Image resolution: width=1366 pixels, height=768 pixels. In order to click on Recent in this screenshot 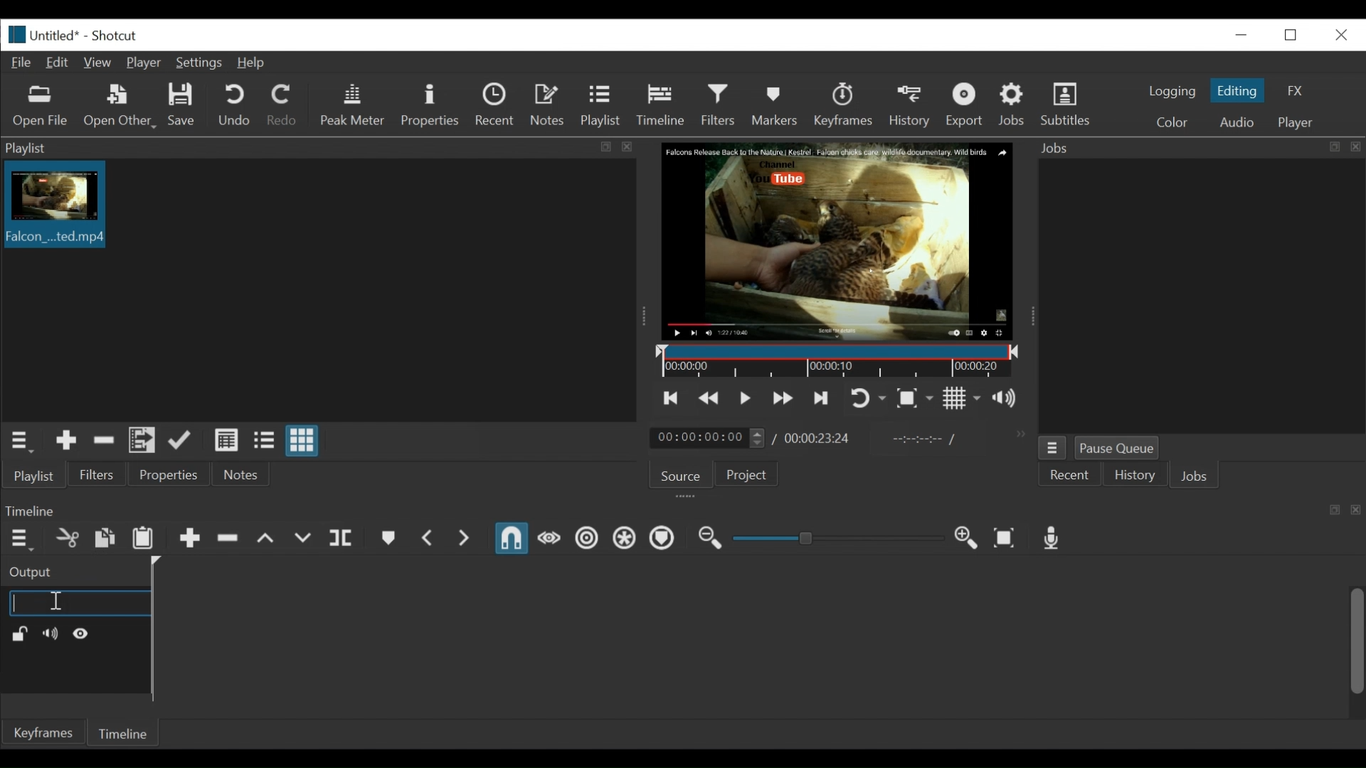, I will do `click(1069, 476)`.